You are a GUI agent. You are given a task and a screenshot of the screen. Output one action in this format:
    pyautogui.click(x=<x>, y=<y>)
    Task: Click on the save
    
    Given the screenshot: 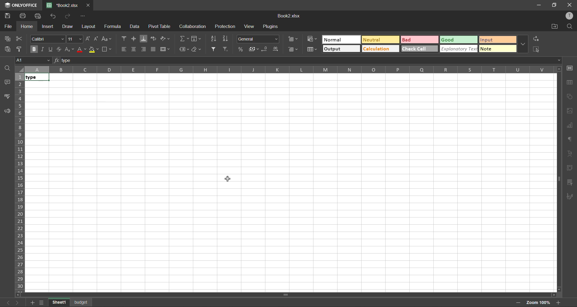 What is the action you would take?
    pyautogui.click(x=8, y=15)
    